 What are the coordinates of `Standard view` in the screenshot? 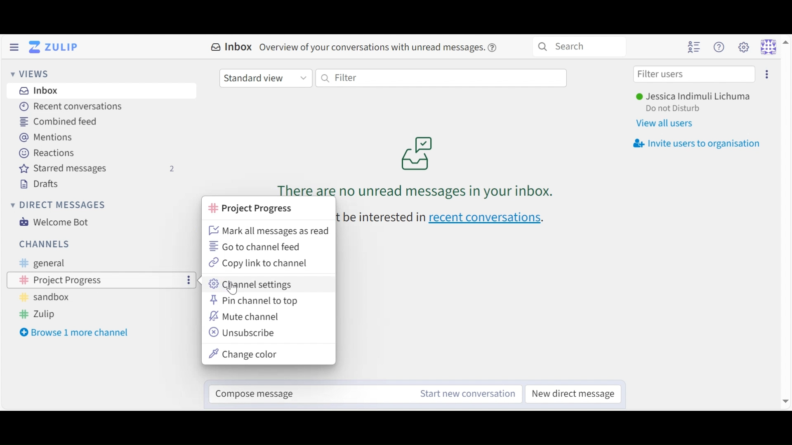 It's located at (266, 78).